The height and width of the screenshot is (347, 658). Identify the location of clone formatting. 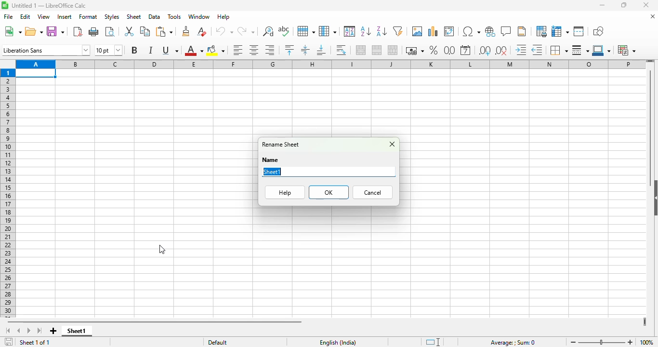
(186, 31).